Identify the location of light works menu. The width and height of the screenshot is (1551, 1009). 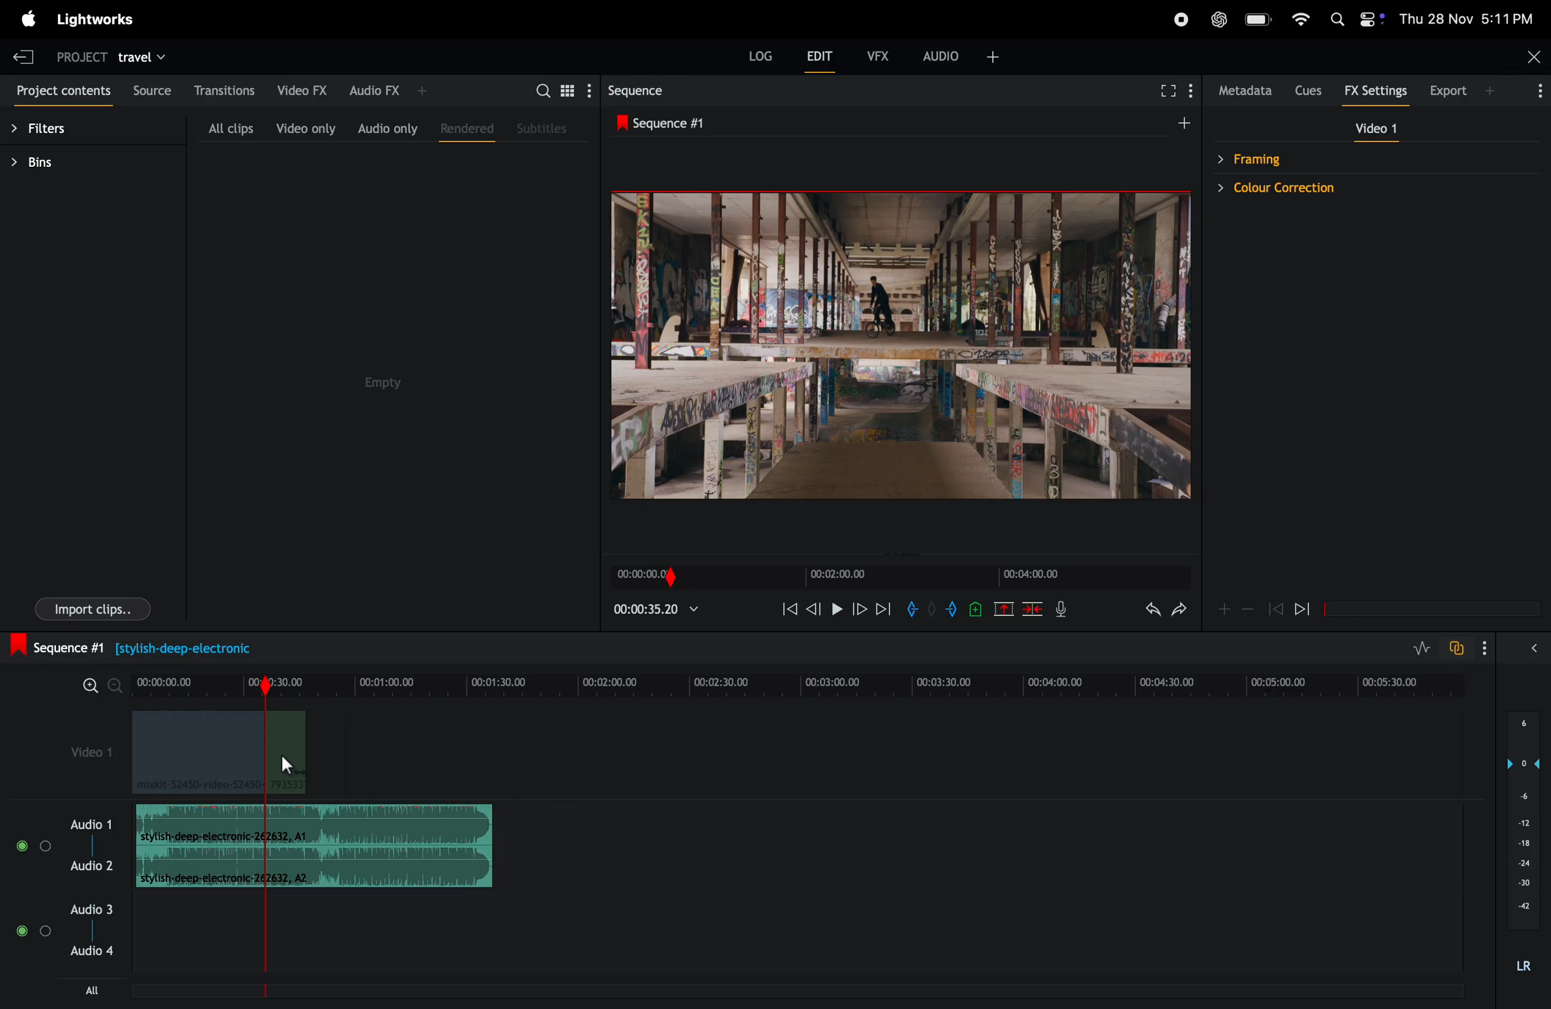
(94, 18).